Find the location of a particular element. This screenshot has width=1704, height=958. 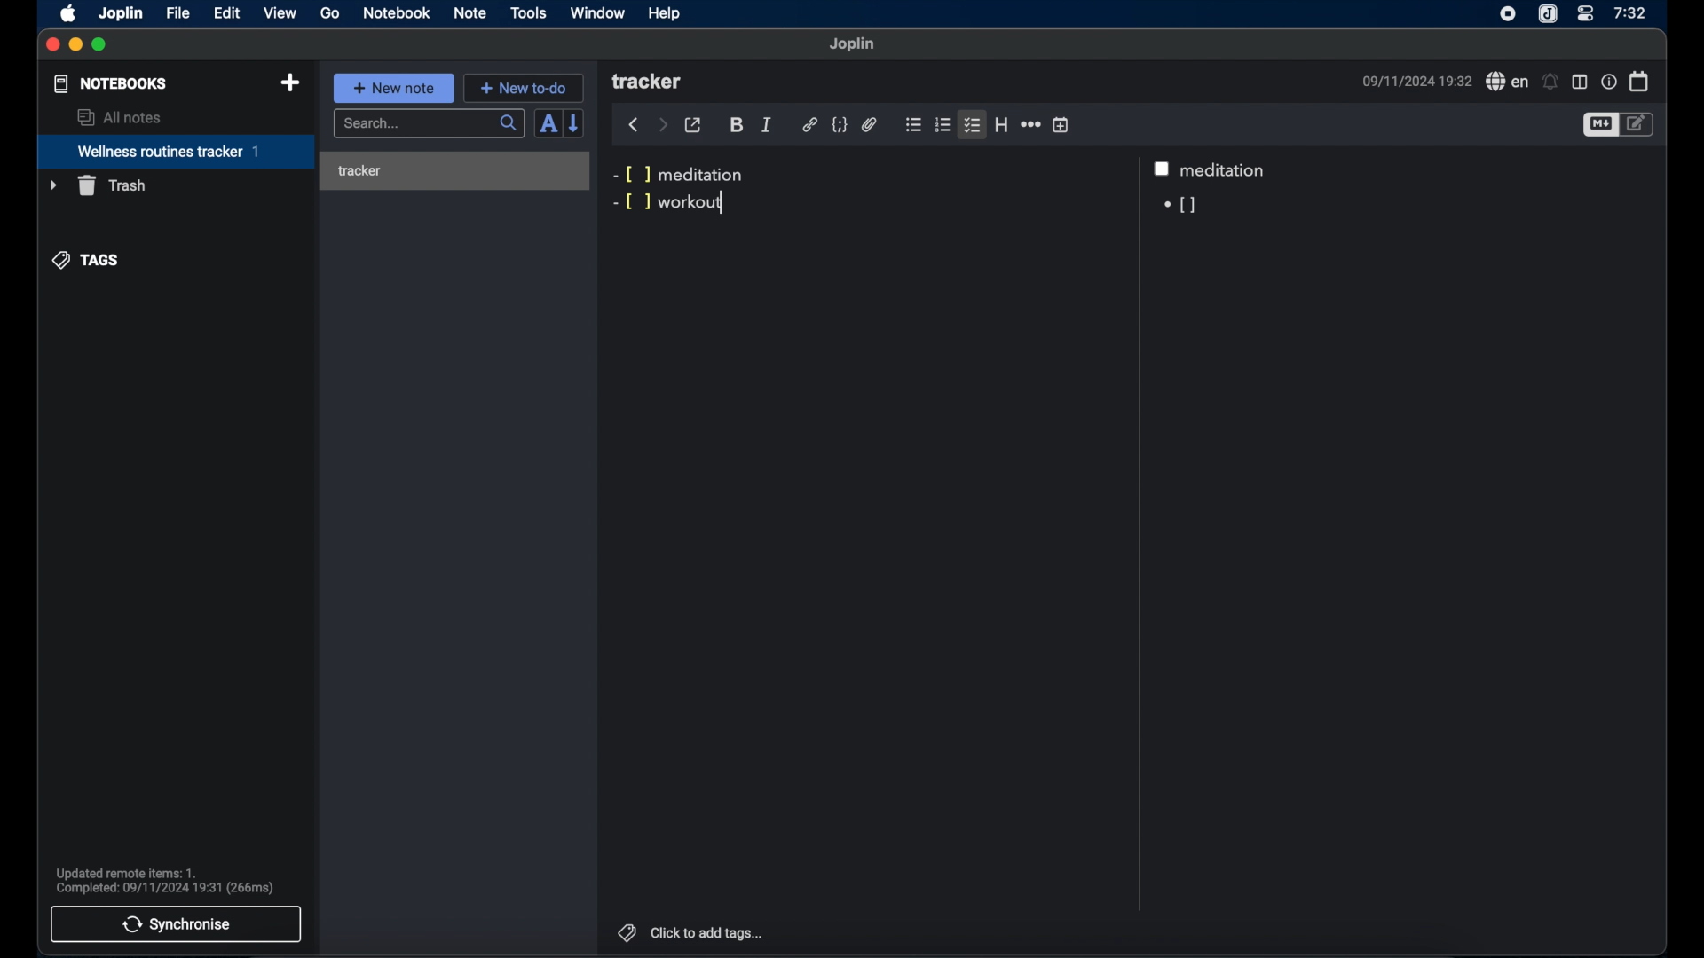

Scroll bar is located at coordinates (1139, 534).